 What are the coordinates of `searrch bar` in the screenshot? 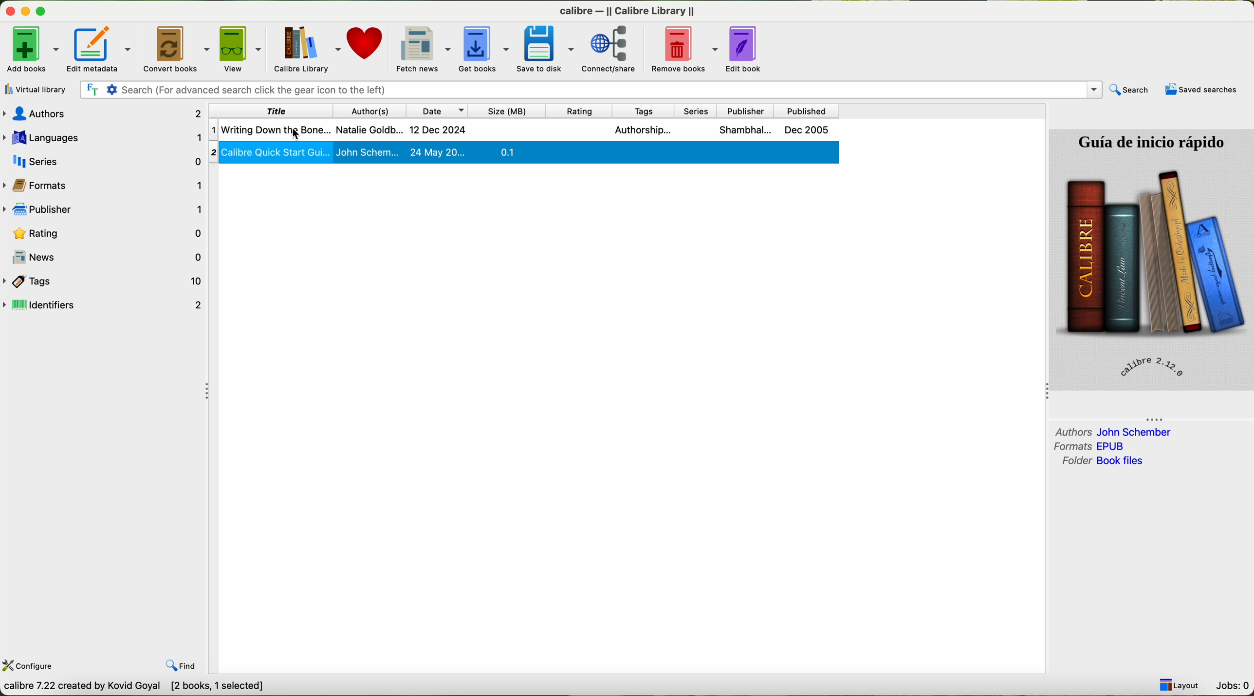 It's located at (593, 89).